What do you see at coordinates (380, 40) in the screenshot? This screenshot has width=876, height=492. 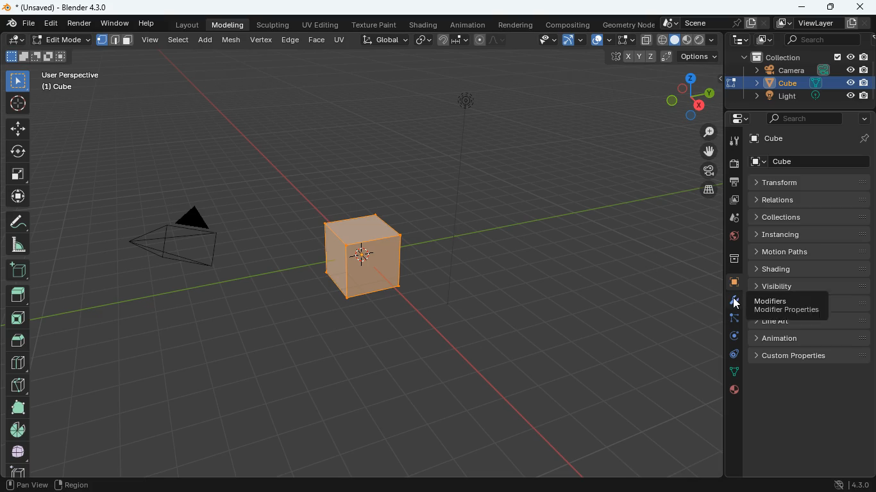 I see `global` at bounding box center [380, 40].